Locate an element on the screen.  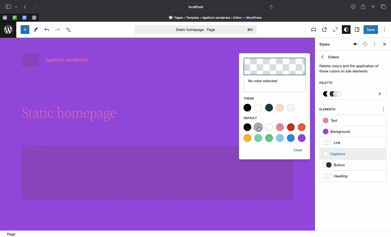
wordpress name is located at coordinates (57, 60).